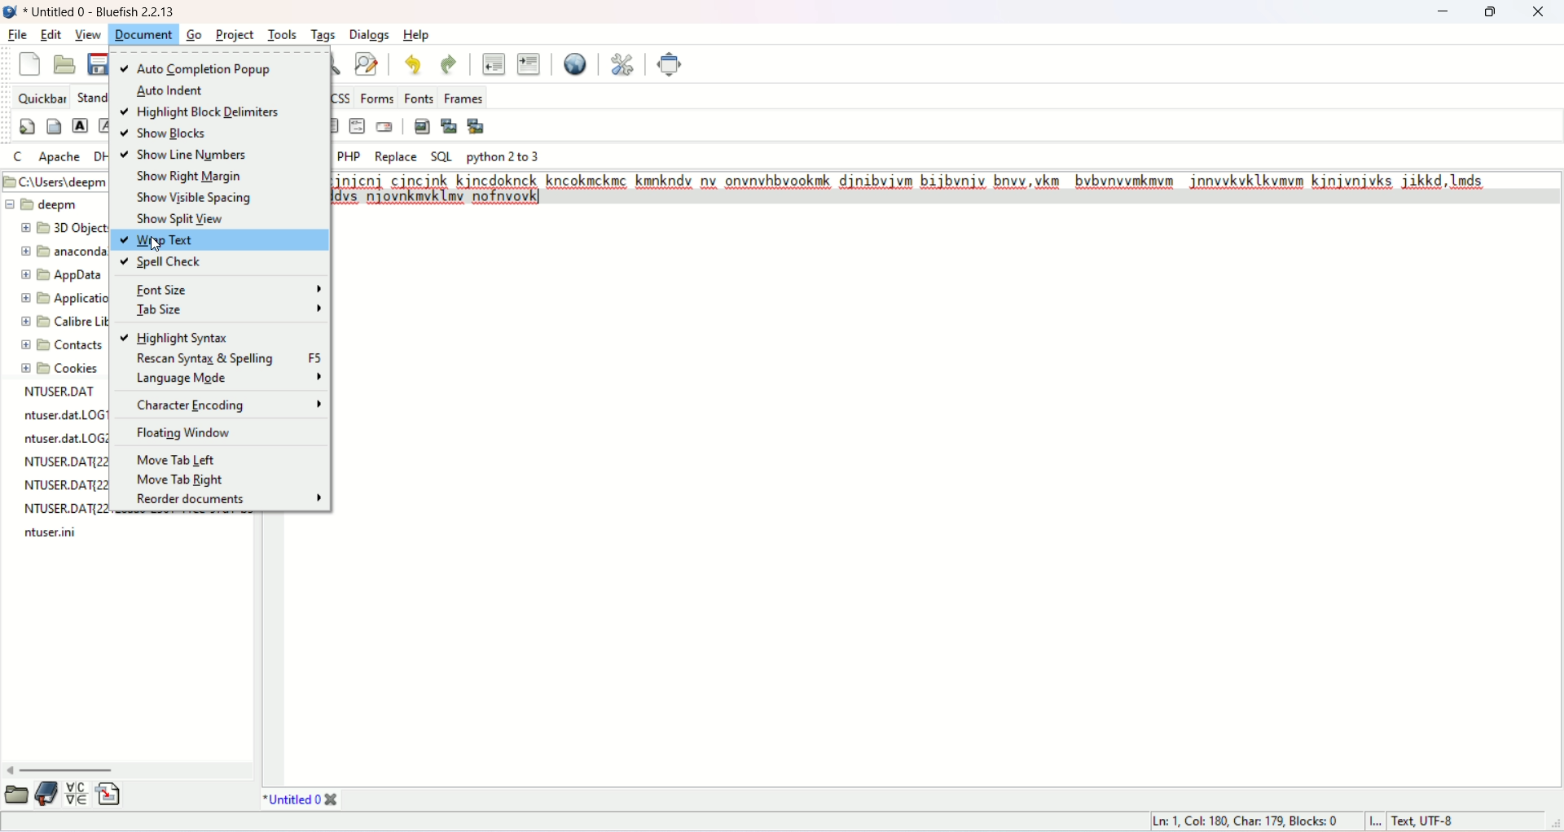  What do you see at coordinates (185, 157) in the screenshot?
I see `show line numers` at bounding box center [185, 157].